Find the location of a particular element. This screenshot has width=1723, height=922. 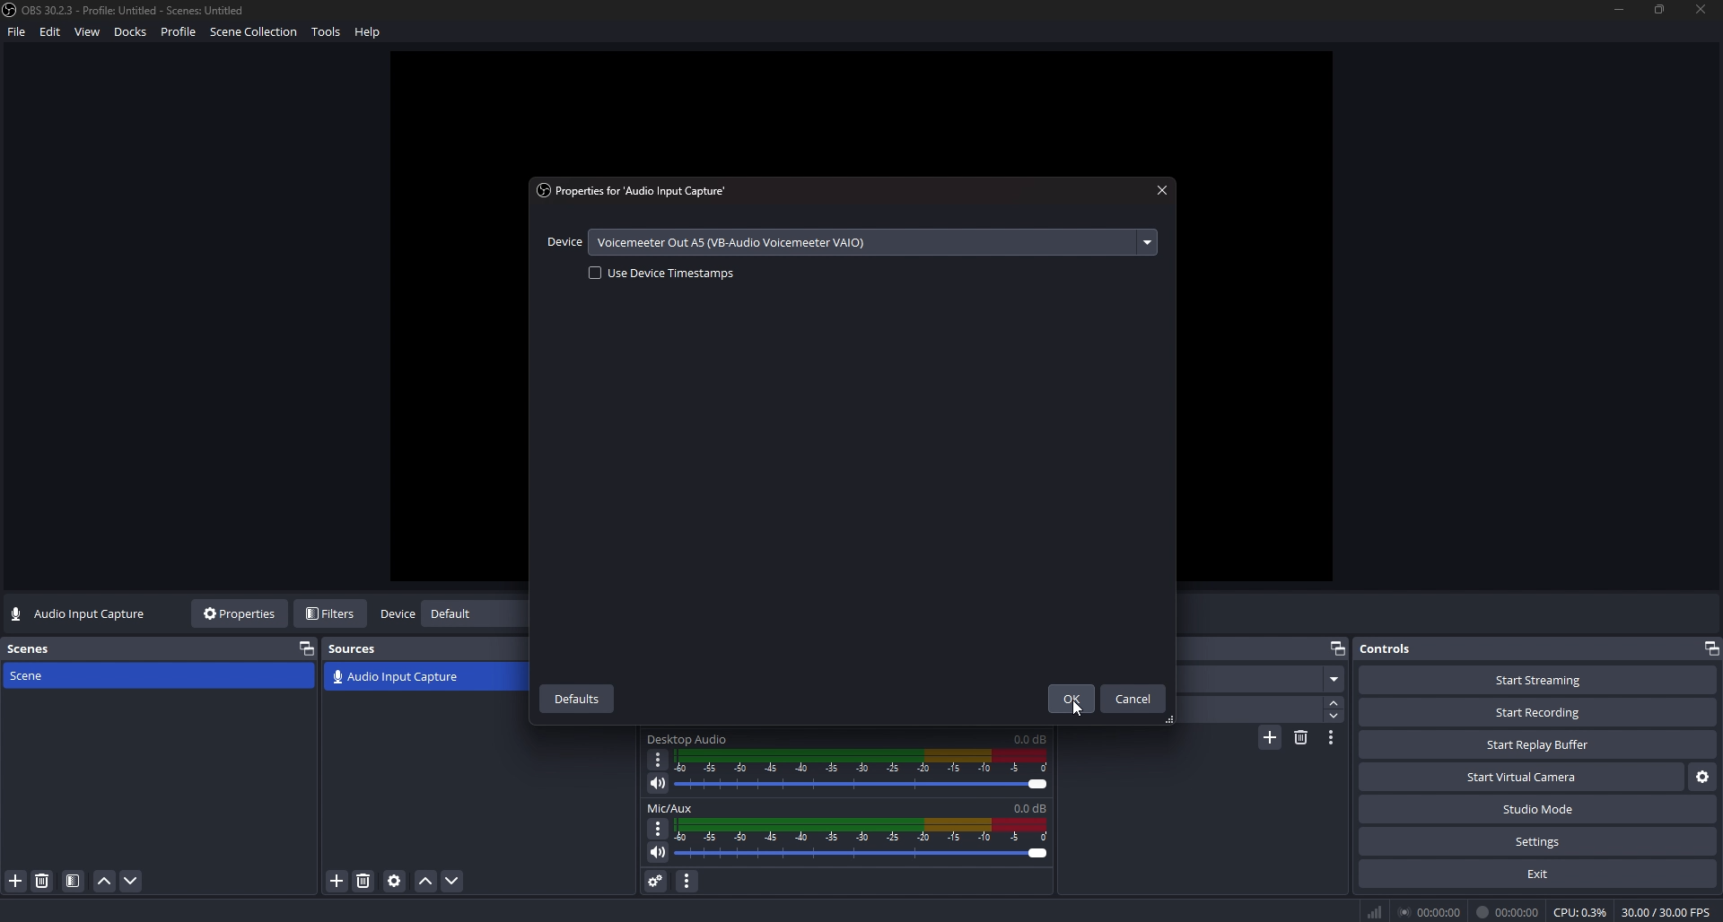

decrease duration is located at coordinates (1334, 716).